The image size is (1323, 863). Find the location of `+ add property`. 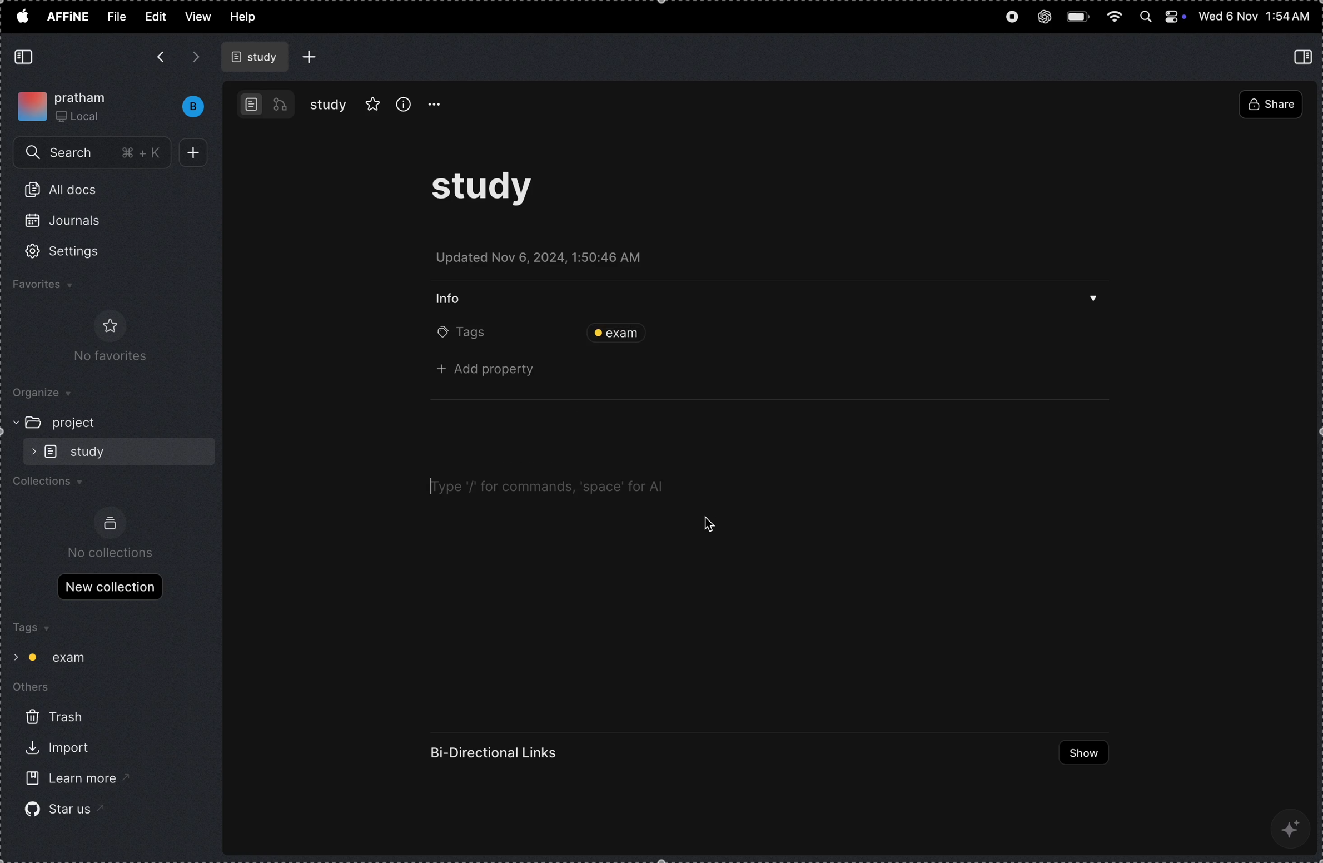

+ add property is located at coordinates (491, 371).